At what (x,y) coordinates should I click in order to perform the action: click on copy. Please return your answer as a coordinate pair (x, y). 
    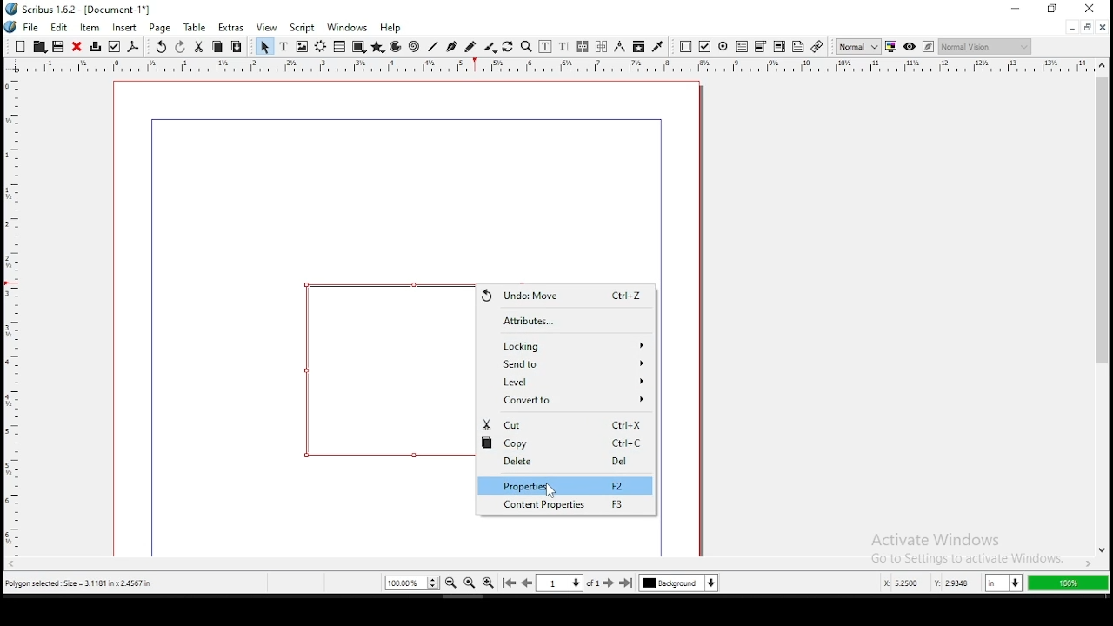
    Looking at the image, I should click on (564, 443).